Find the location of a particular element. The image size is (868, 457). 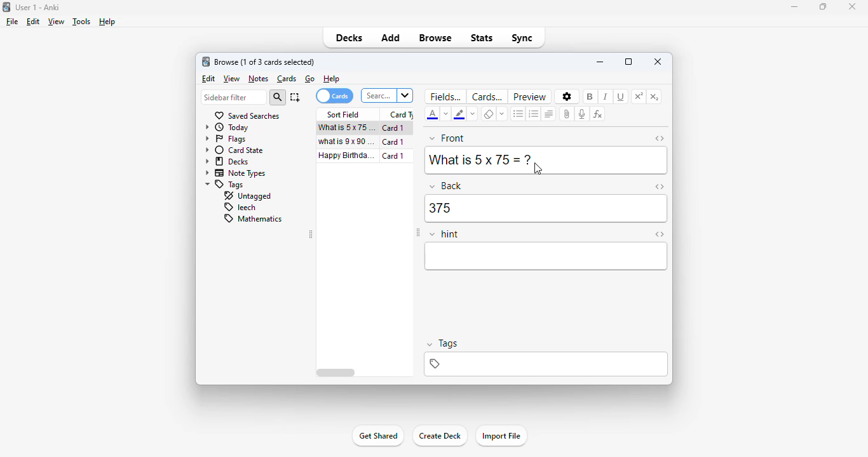

saved searches is located at coordinates (248, 116).